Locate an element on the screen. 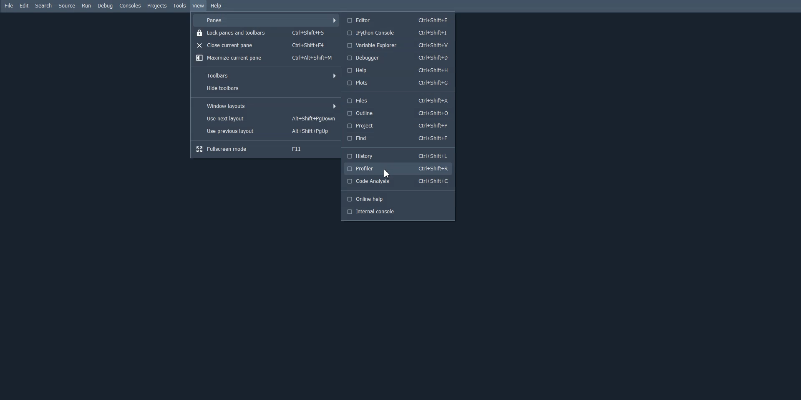 The height and width of the screenshot is (400, 801). Outline is located at coordinates (396, 112).